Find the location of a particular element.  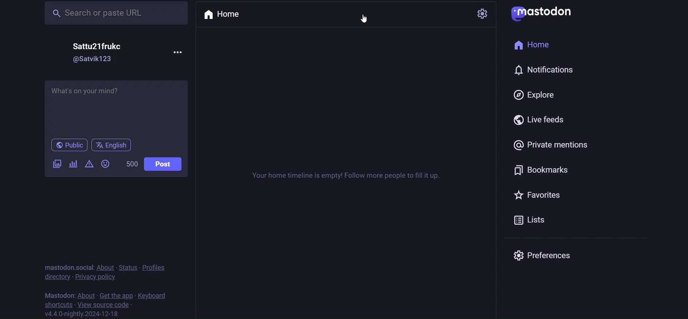

source code is located at coordinates (106, 305).